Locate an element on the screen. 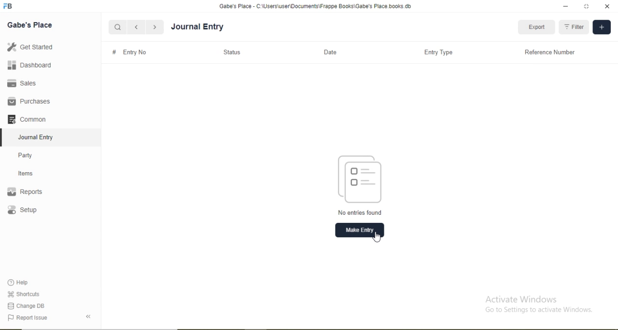  Entry No is located at coordinates (136, 52).